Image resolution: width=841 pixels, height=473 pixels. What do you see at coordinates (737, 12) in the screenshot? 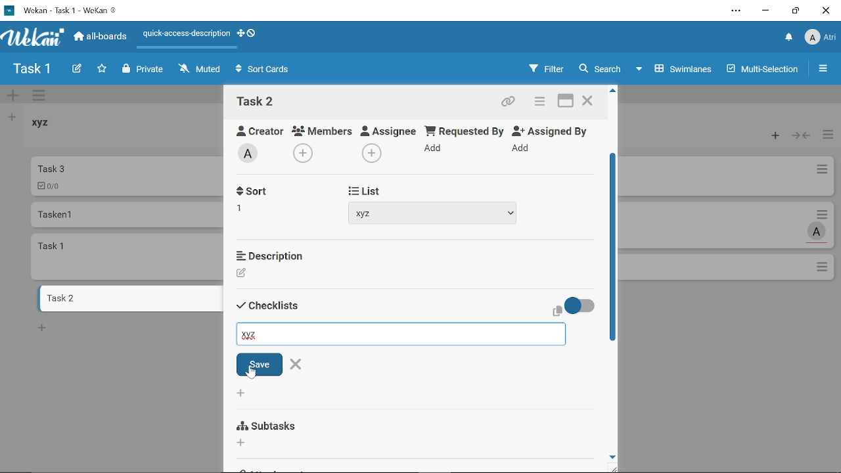
I see `Settings and other options` at bounding box center [737, 12].